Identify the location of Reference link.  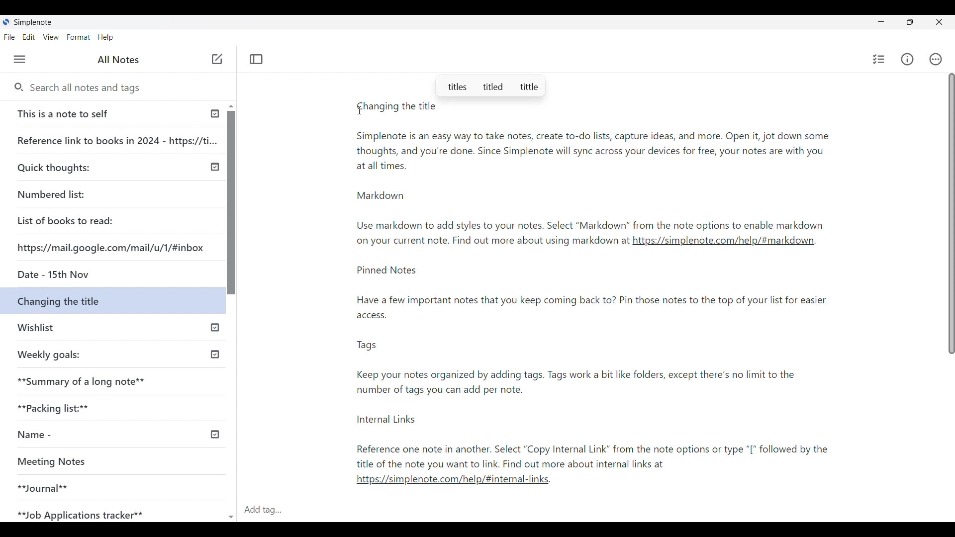
(118, 138).